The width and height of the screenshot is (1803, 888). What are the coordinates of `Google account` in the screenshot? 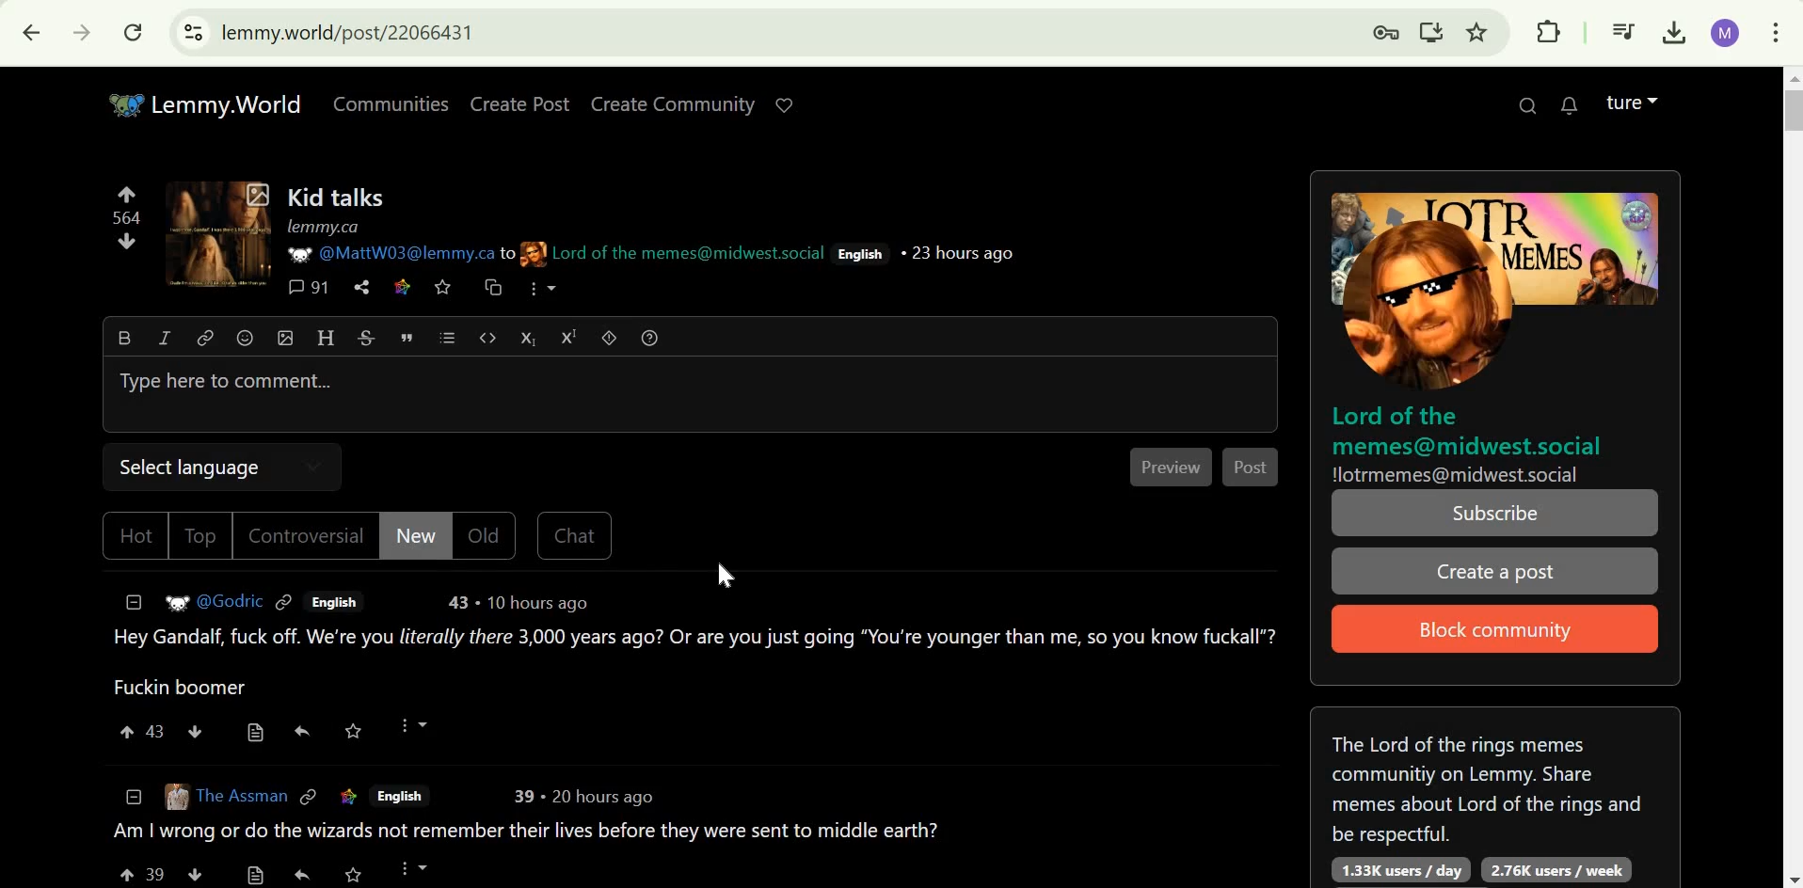 It's located at (1725, 33).